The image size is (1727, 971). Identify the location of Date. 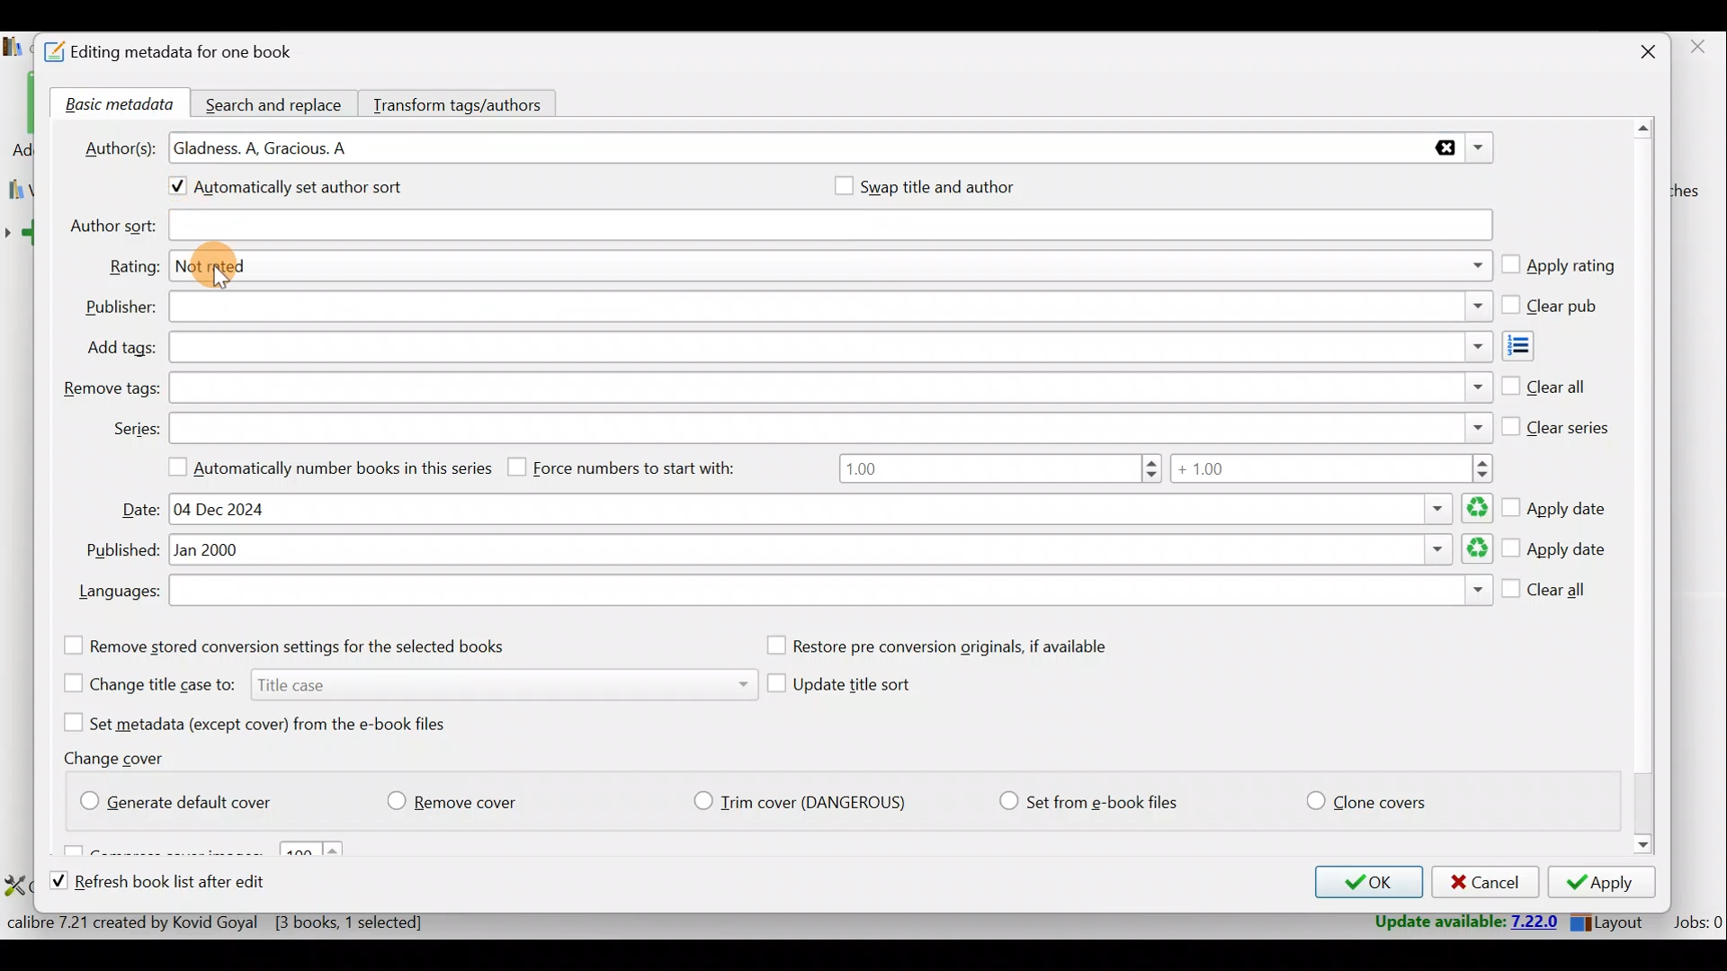
(828, 509).